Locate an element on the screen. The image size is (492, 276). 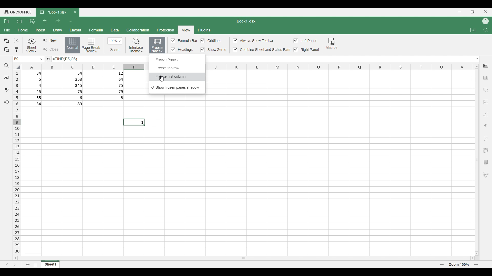
Paste is located at coordinates (6, 50).